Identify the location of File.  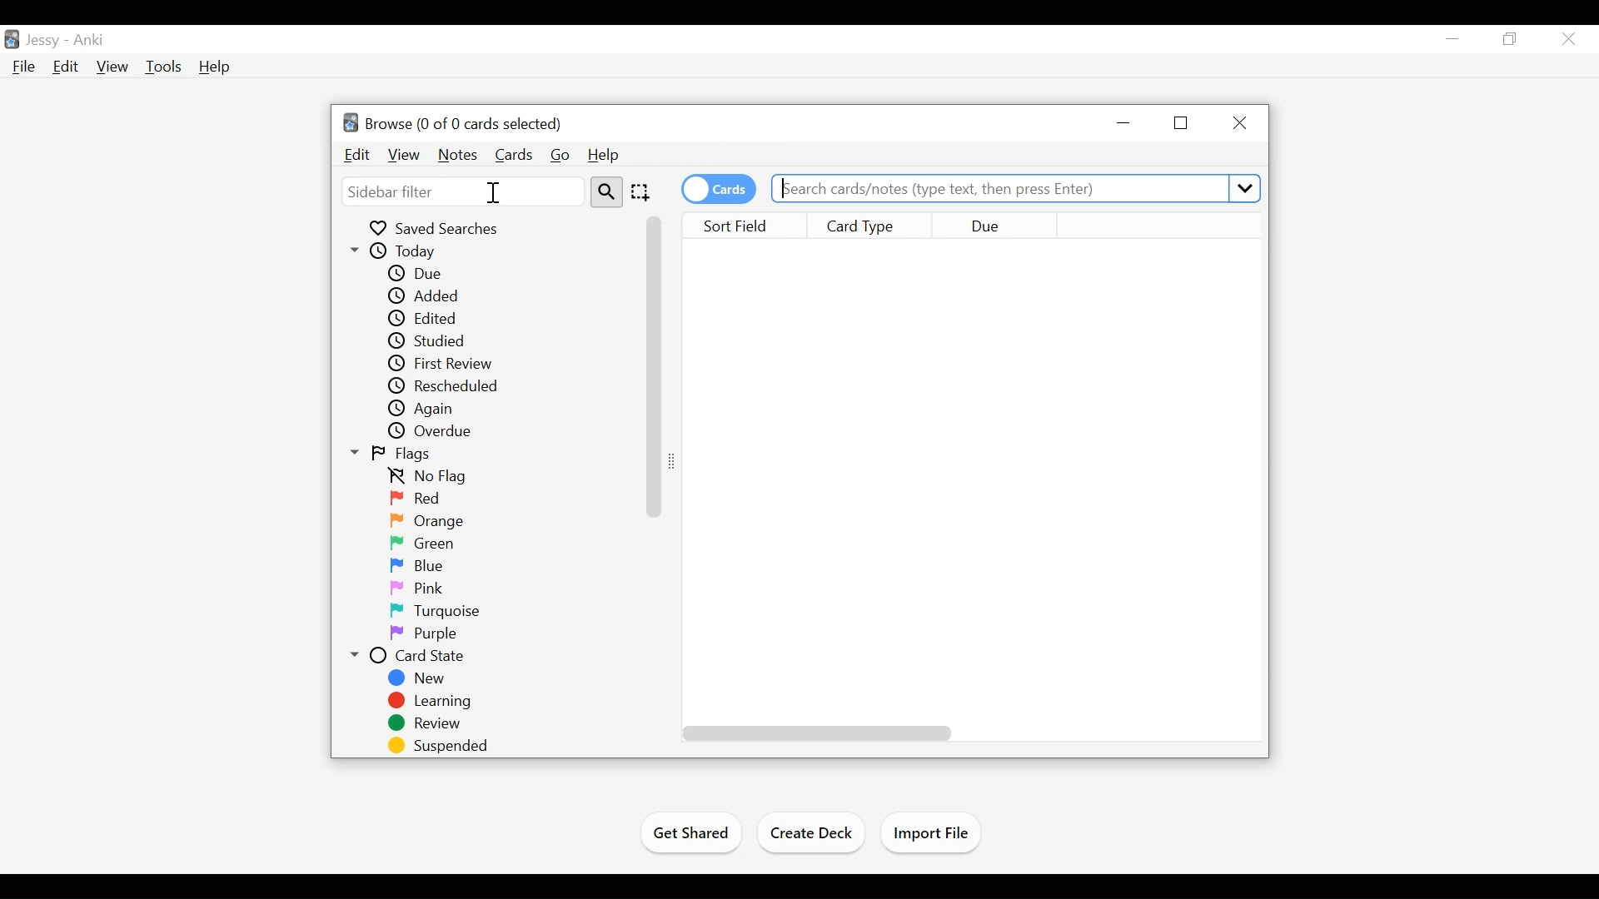
(26, 67).